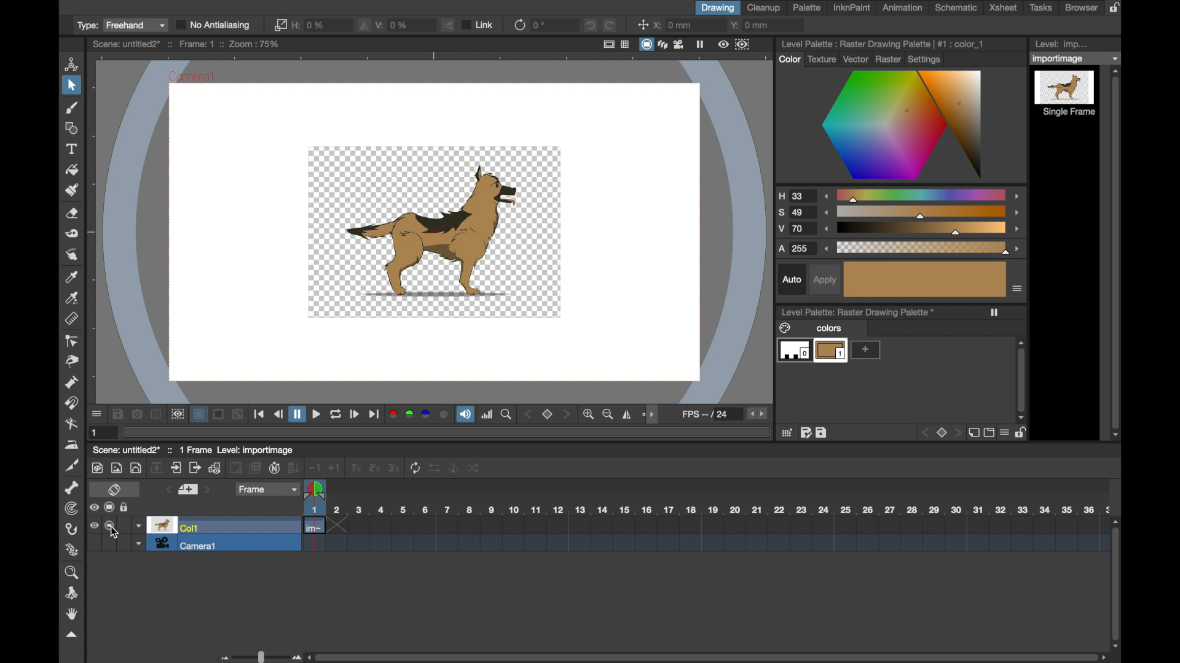 This screenshot has height=663, width=1180. What do you see at coordinates (519, 25) in the screenshot?
I see `refresh` at bounding box center [519, 25].